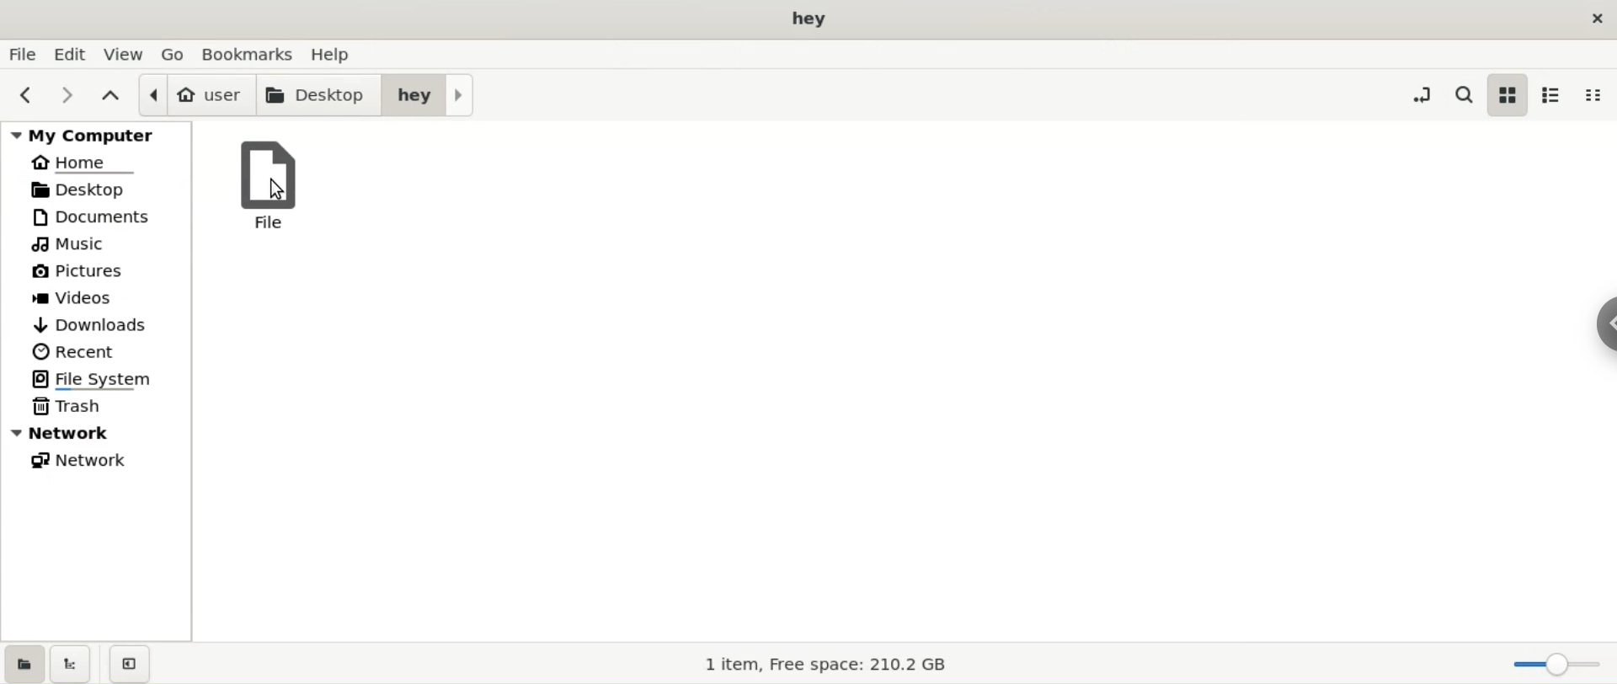 This screenshot has height=684, width=1617. What do you see at coordinates (336, 53) in the screenshot?
I see `help` at bounding box center [336, 53].